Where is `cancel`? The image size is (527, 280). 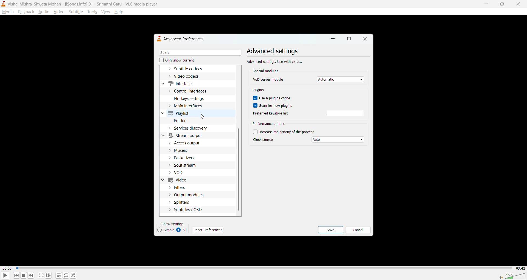
cancel is located at coordinates (358, 231).